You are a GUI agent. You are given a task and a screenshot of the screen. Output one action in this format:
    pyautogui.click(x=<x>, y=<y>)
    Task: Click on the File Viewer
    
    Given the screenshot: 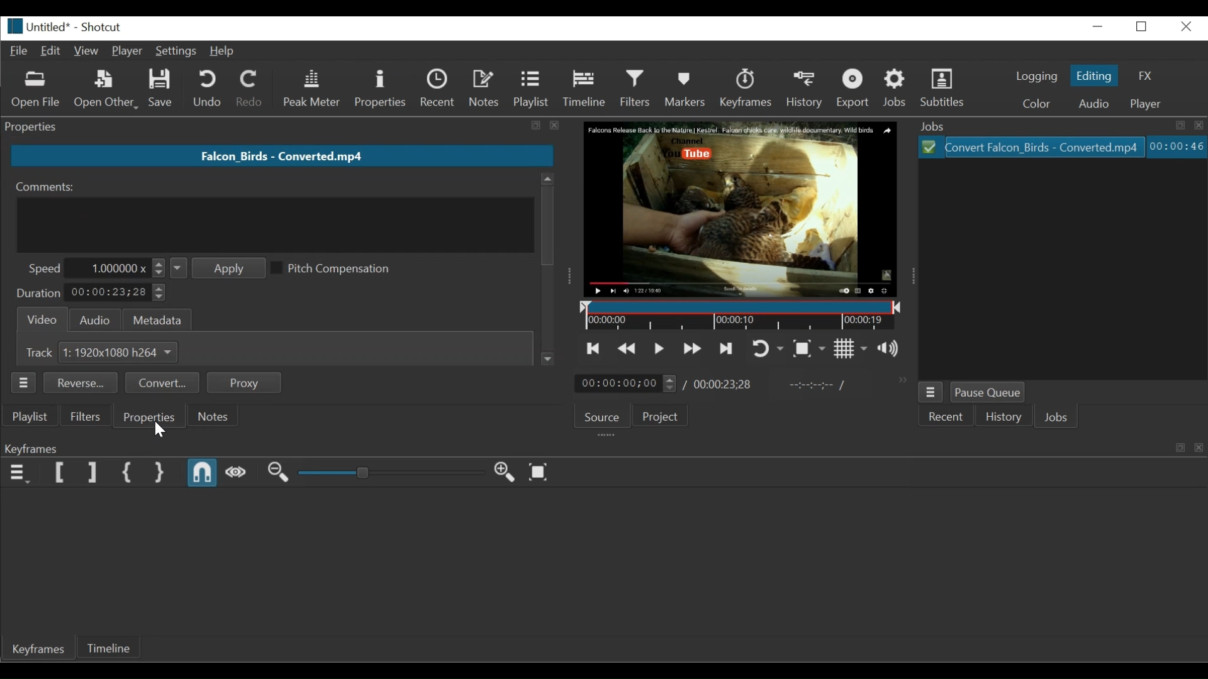 What is the action you would take?
    pyautogui.click(x=1060, y=270)
    